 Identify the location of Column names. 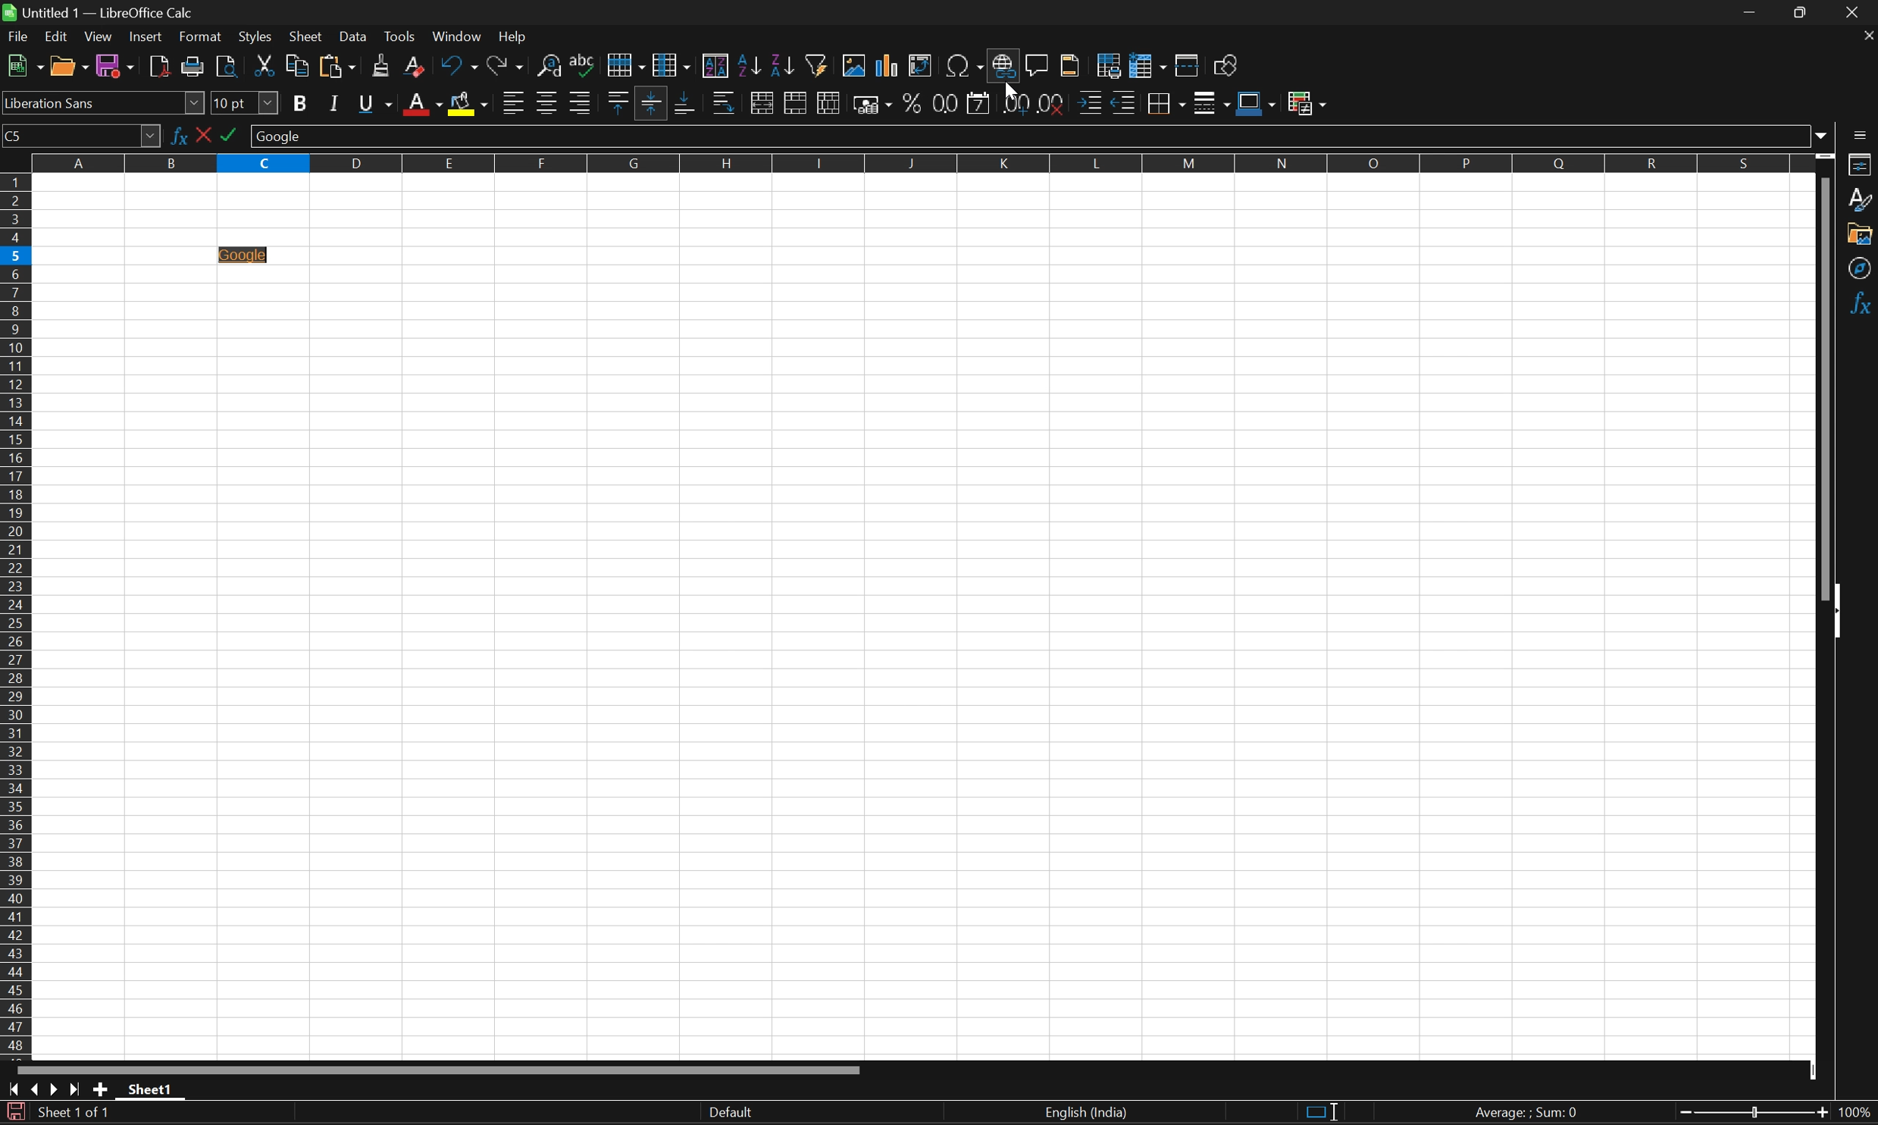
(917, 163).